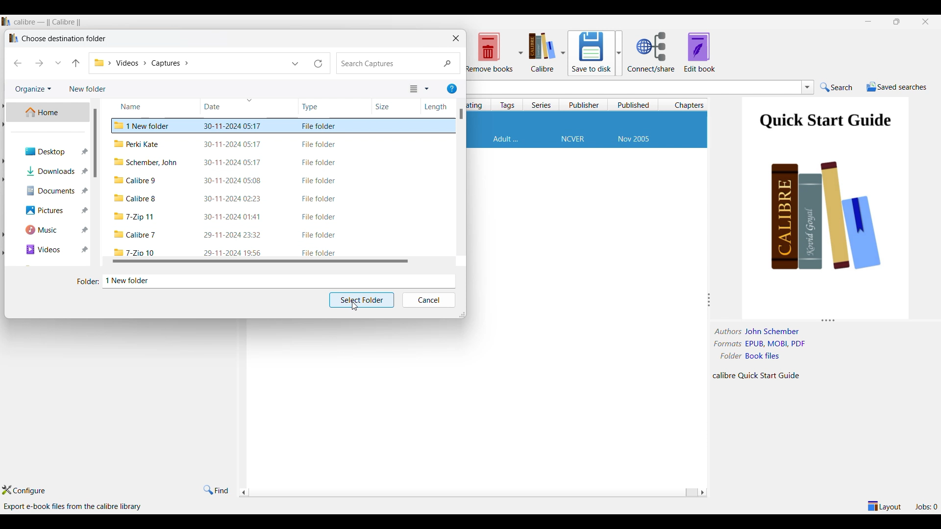 Image resolution: width=941 pixels, height=529 pixels. What do you see at coordinates (18, 63) in the screenshot?
I see `Go back` at bounding box center [18, 63].